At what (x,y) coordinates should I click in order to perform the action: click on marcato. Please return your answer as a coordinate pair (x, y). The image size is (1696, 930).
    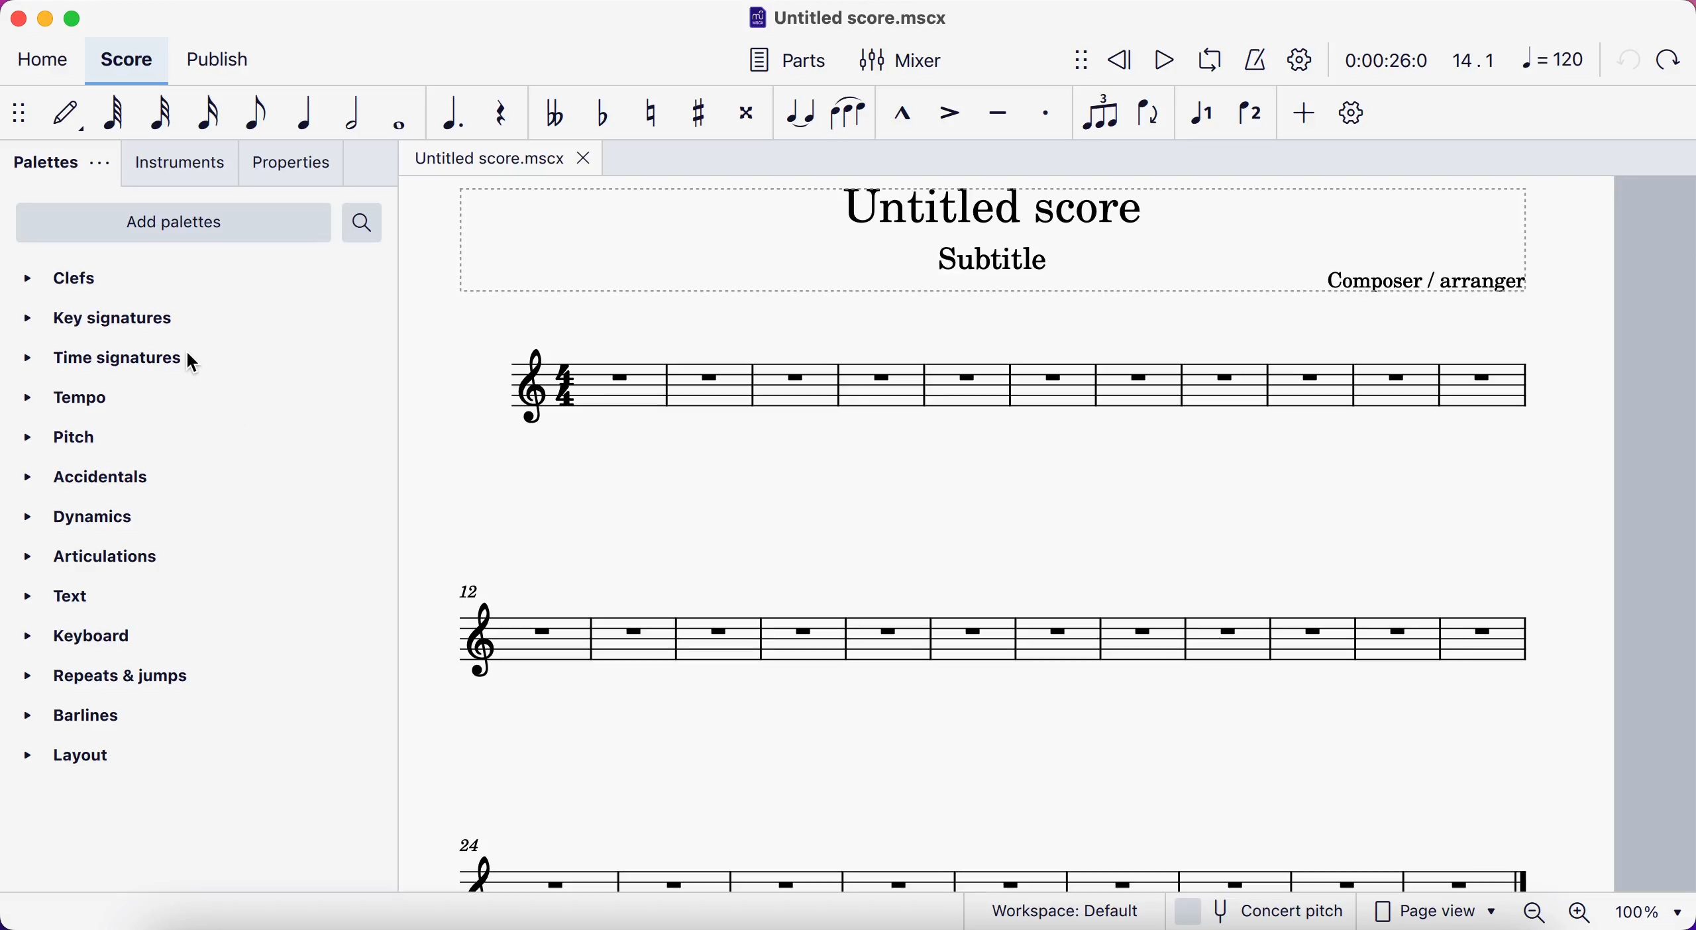
    Looking at the image, I should click on (899, 110).